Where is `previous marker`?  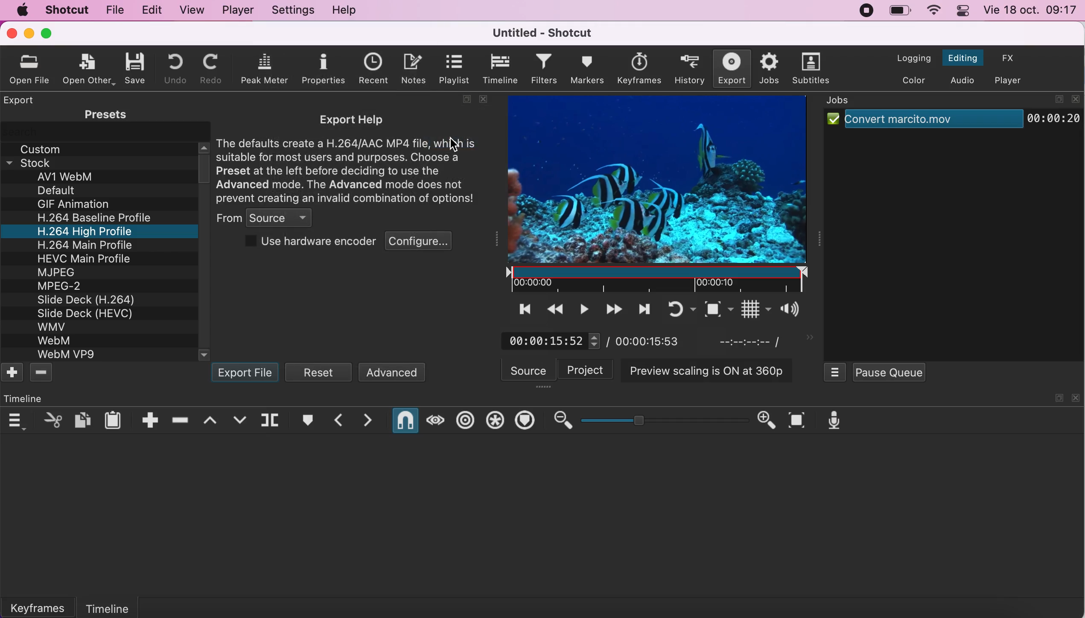 previous marker is located at coordinates (336, 421).